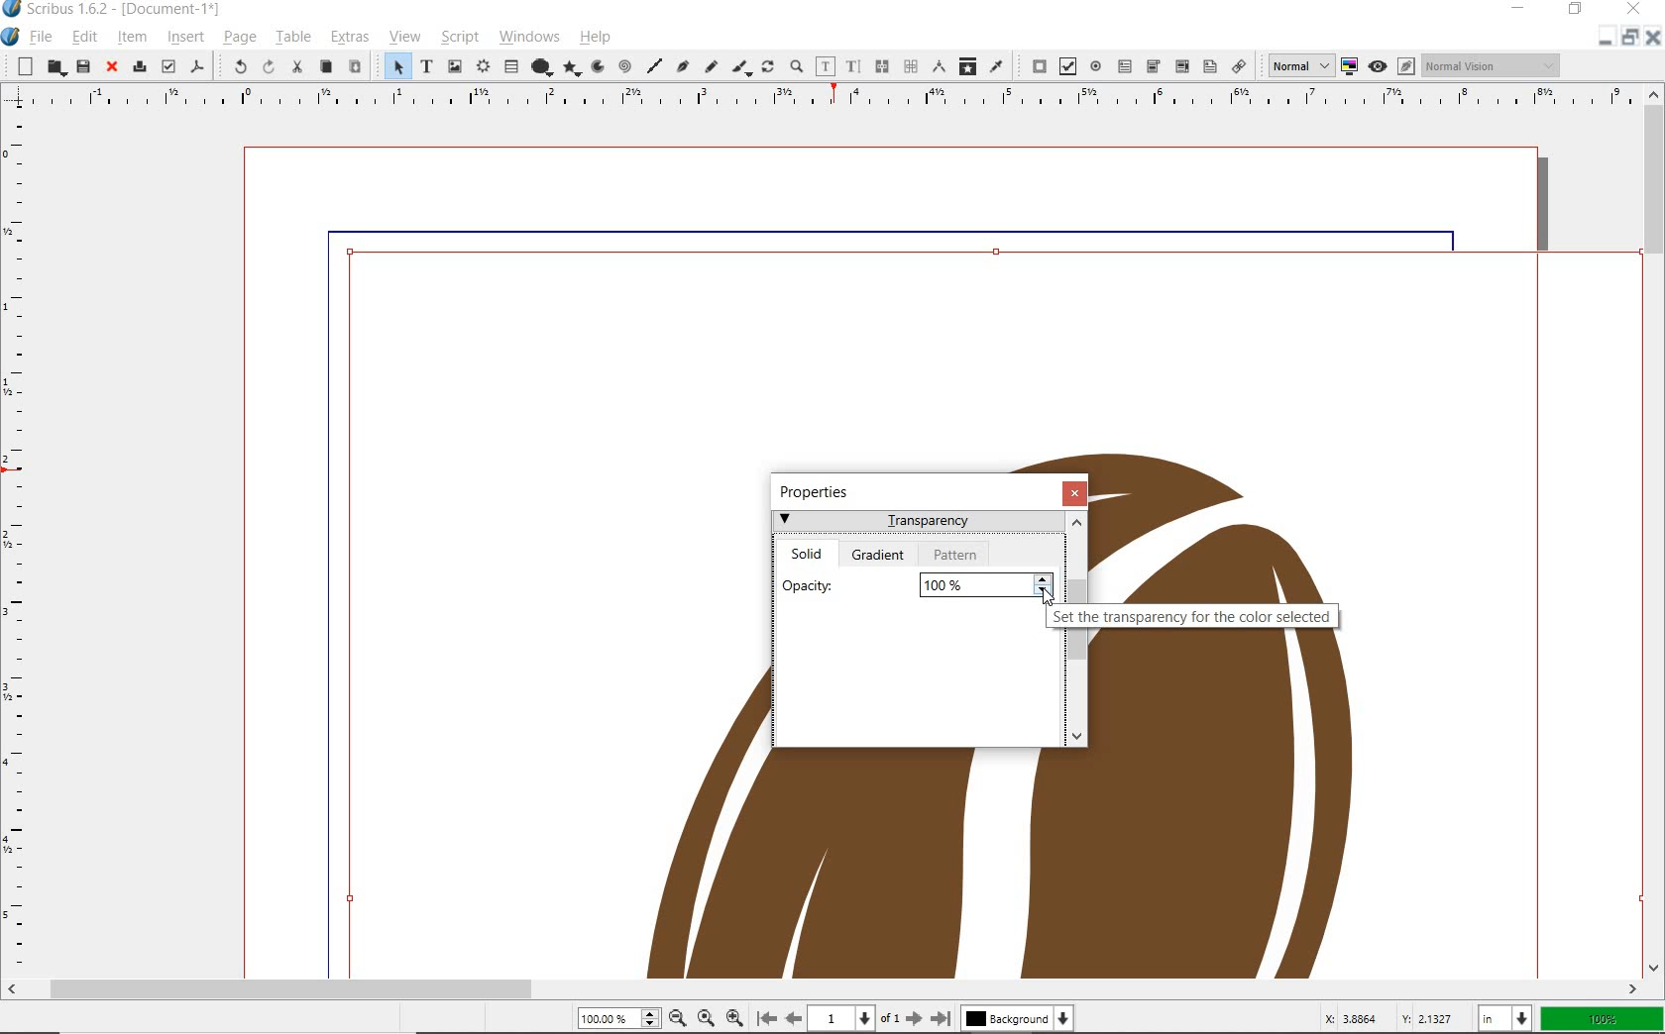  I want to click on new, so click(23, 66).